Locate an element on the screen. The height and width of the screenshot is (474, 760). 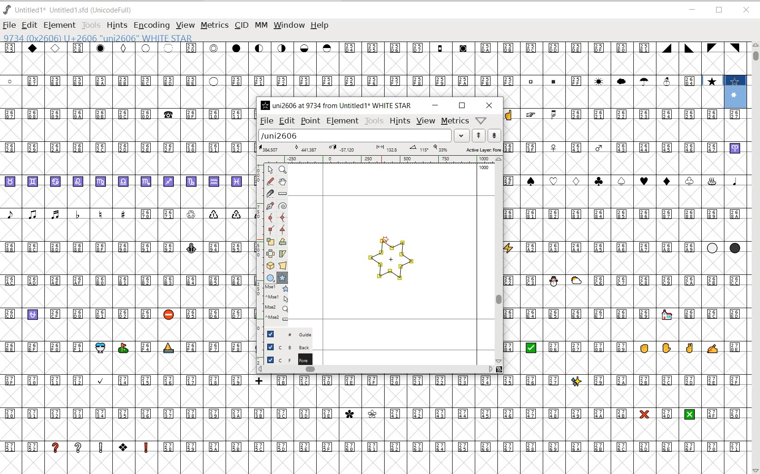
GLYPHY CHARACTERS & NUMBERS is located at coordinates (125, 286).